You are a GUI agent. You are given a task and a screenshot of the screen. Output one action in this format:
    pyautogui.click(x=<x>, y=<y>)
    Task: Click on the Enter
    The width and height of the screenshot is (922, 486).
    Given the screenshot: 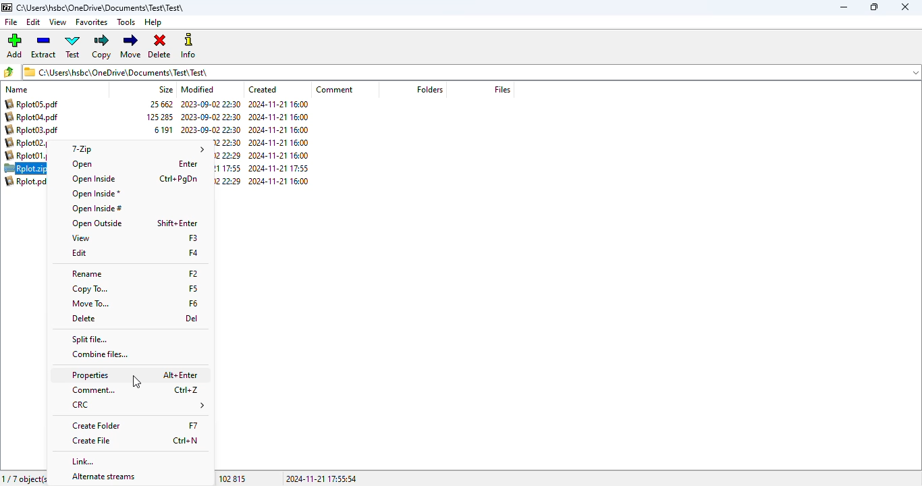 What is the action you would take?
    pyautogui.click(x=189, y=164)
    